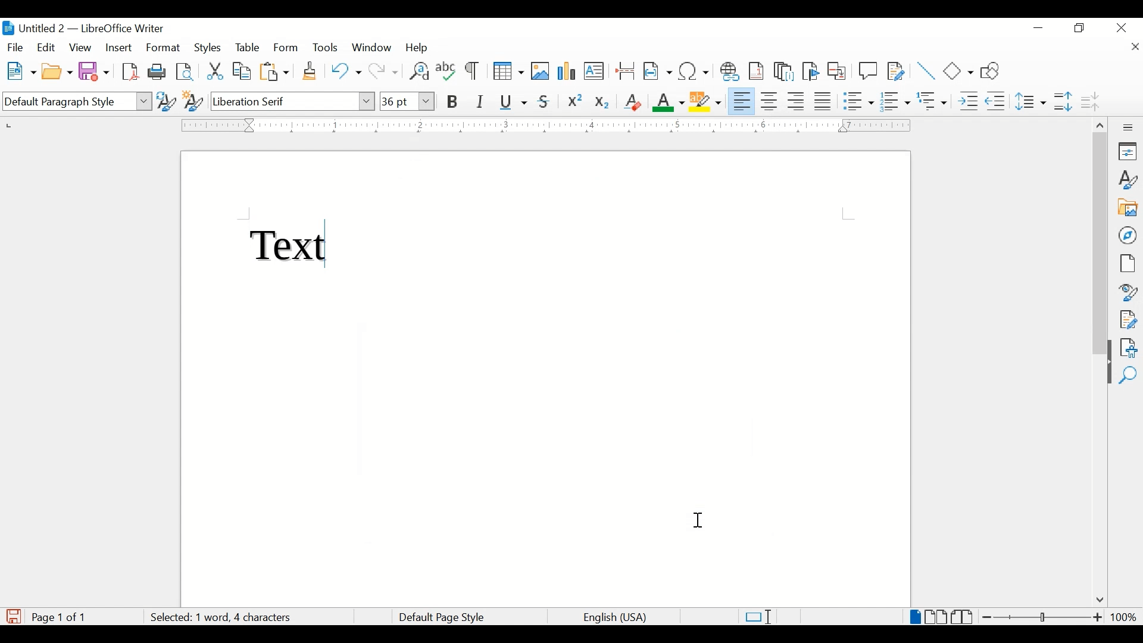 The width and height of the screenshot is (1143, 643). Describe the element at coordinates (186, 71) in the screenshot. I see `toggle print preview` at that location.